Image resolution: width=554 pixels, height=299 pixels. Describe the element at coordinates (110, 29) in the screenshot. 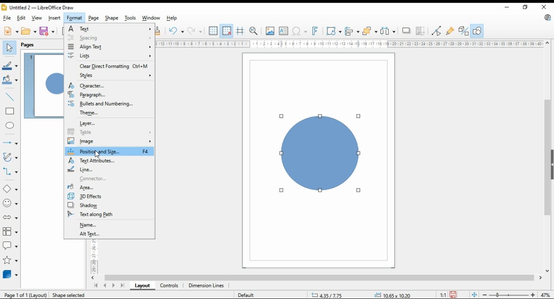

I see `text` at that location.